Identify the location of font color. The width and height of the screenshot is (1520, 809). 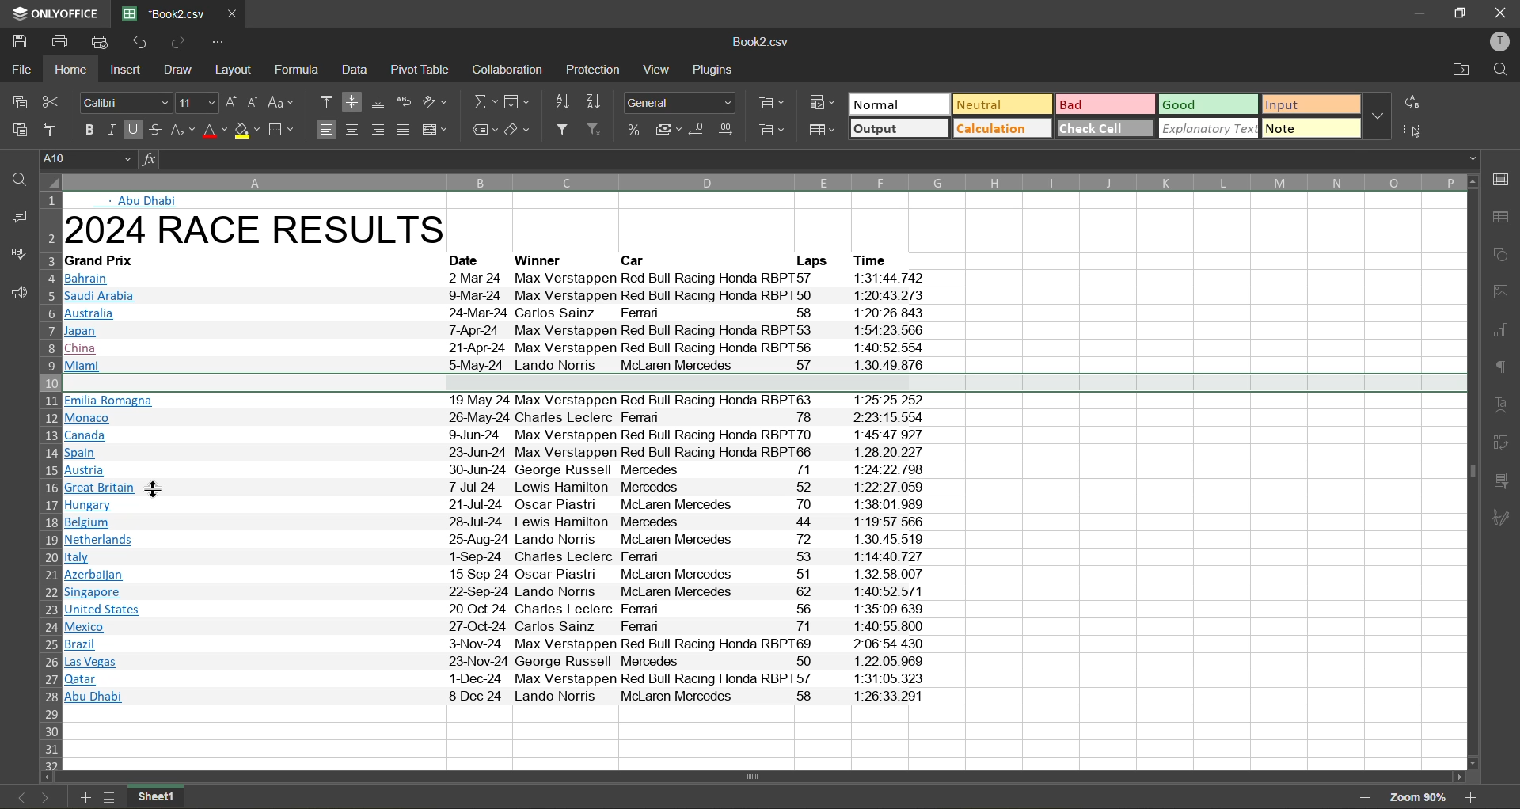
(215, 131).